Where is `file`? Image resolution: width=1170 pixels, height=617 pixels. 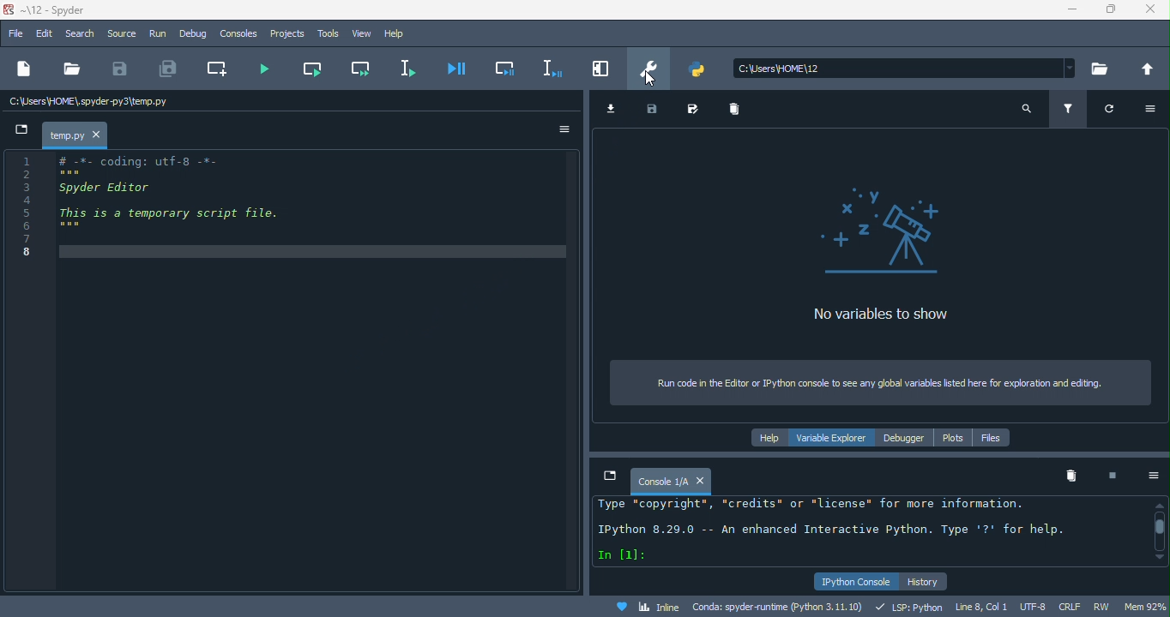 file is located at coordinates (17, 35).